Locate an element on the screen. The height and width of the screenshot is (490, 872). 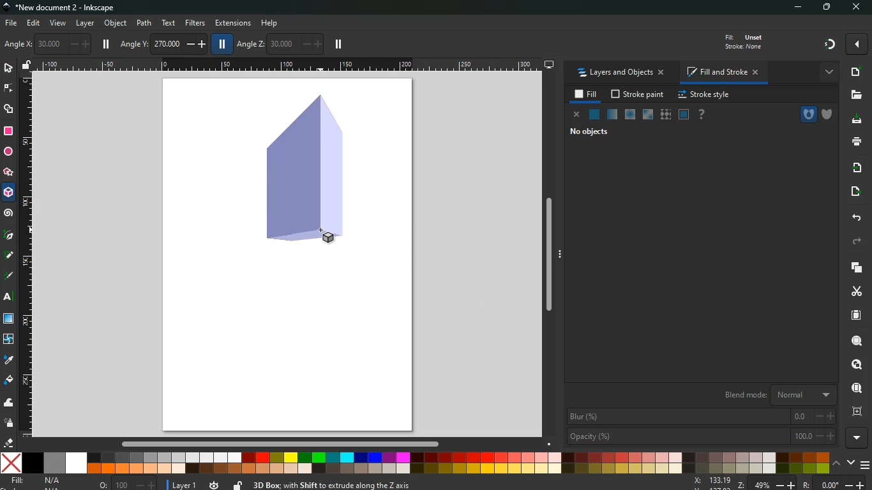
note is located at coordinates (10, 255).